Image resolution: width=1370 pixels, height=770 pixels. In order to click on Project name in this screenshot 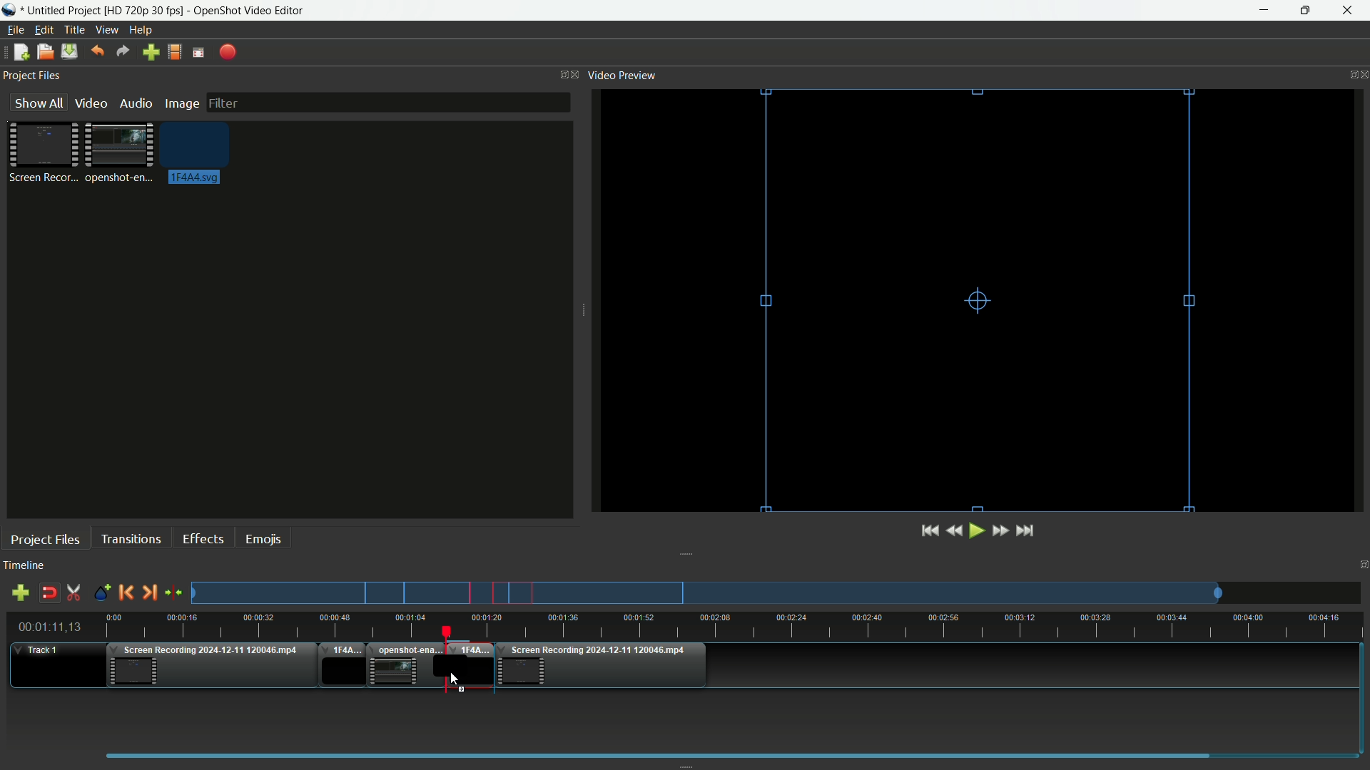, I will do `click(64, 11)`.